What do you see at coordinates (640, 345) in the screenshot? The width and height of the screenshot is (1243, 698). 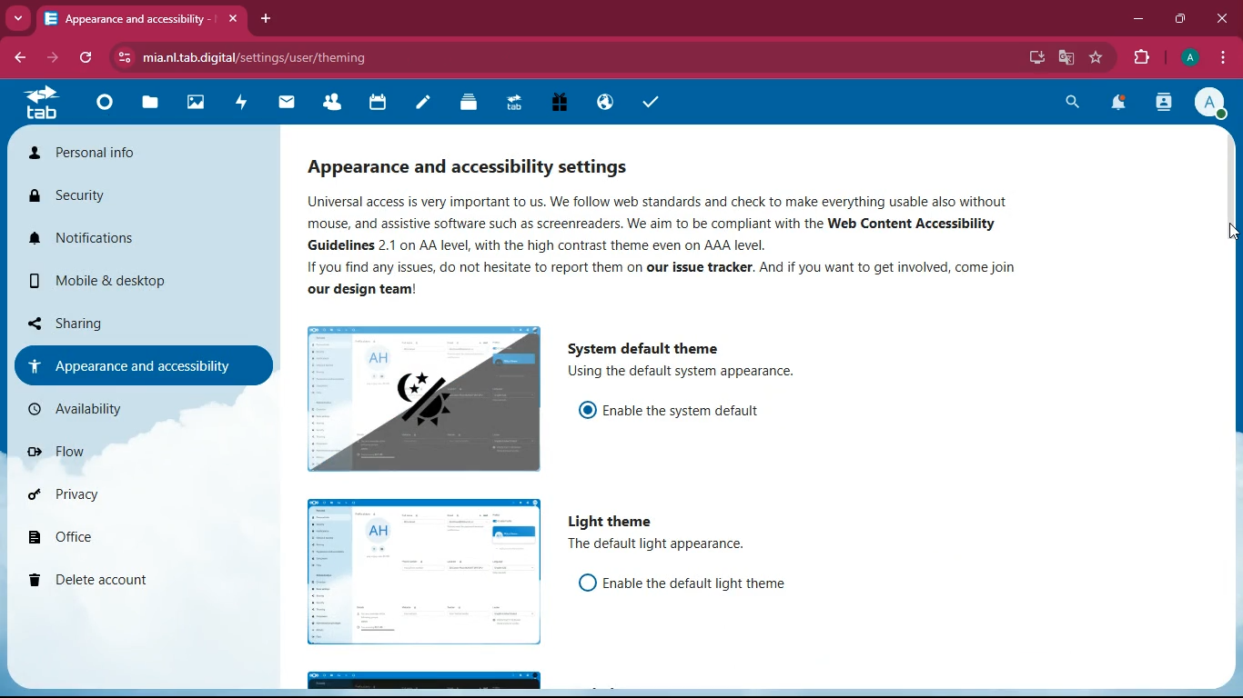 I see `system default` at bounding box center [640, 345].